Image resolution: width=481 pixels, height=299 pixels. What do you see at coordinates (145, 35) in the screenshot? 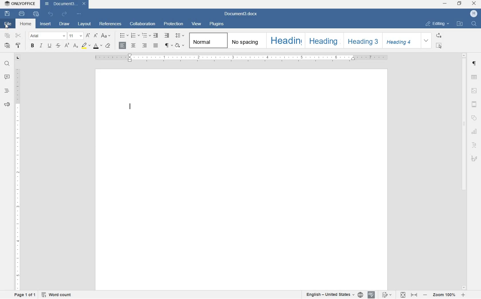
I see `multilevel list` at bounding box center [145, 35].